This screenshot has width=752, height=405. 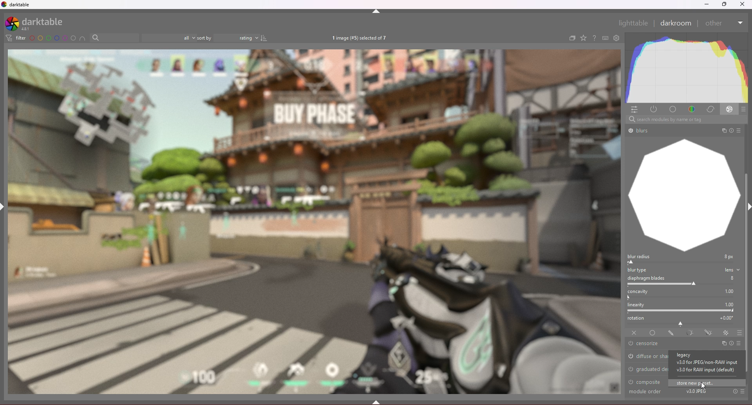 What do you see at coordinates (20, 4) in the screenshot?
I see `darktable` at bounding box center [20, 4].